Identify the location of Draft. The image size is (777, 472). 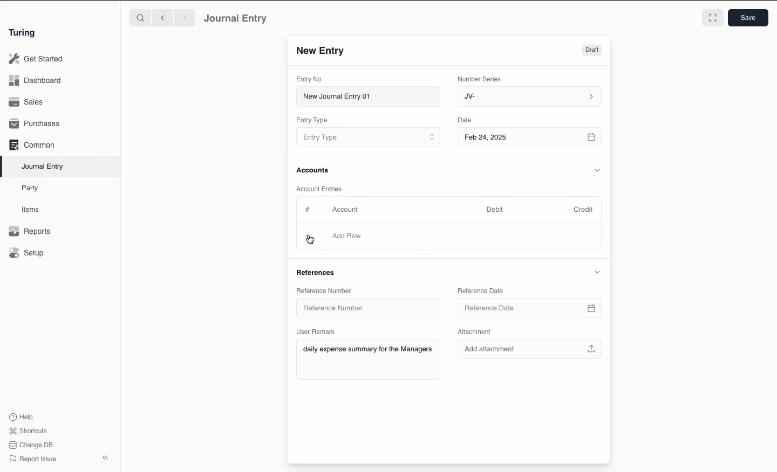
(592, 50).